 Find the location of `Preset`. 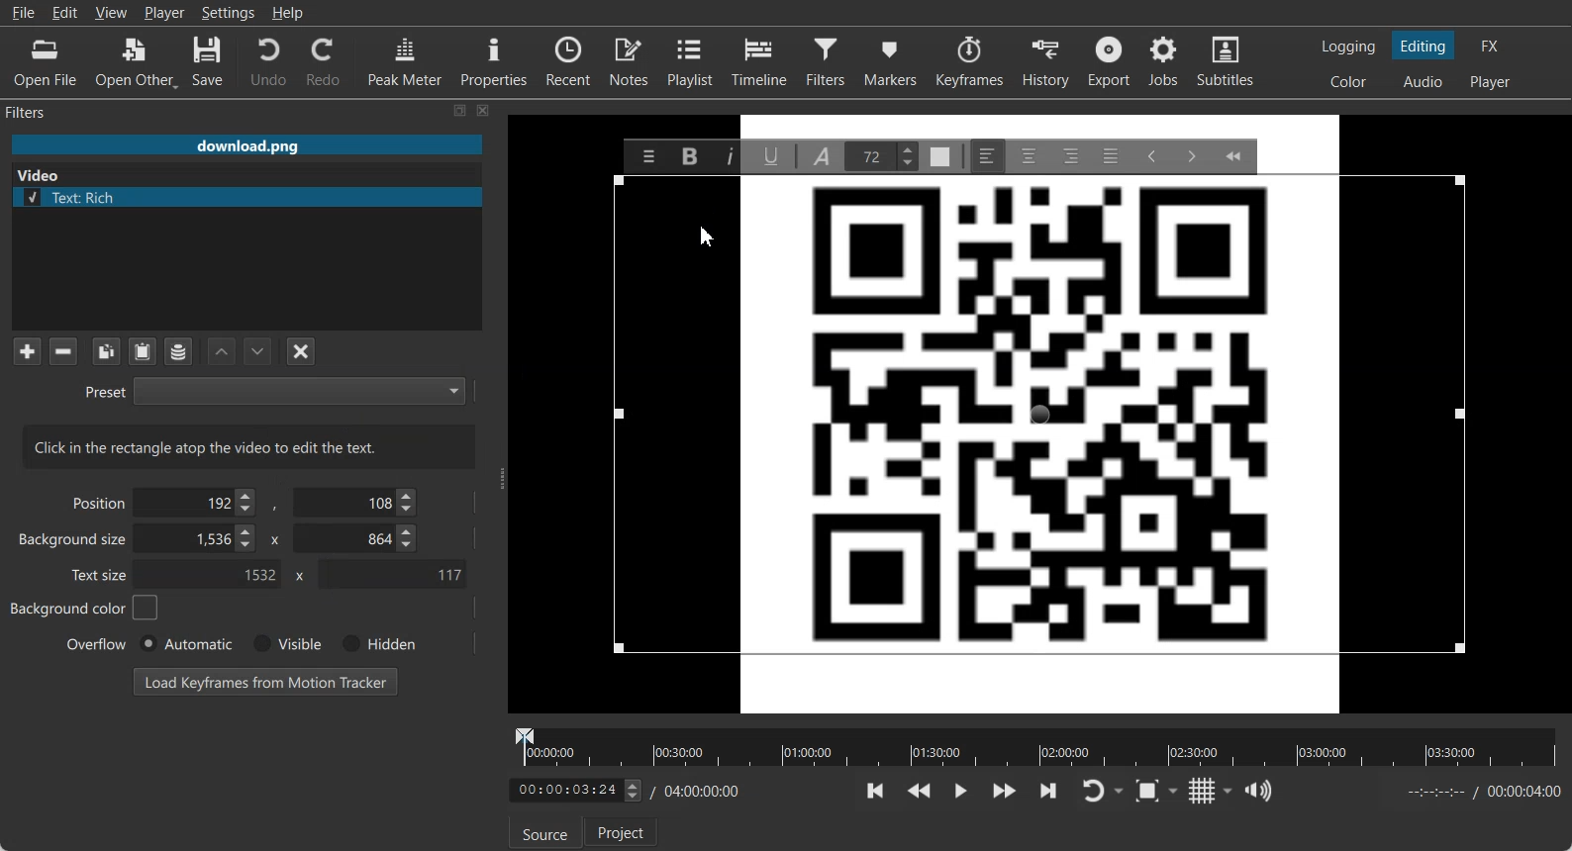

Preset is located at coordinates (274, 390).